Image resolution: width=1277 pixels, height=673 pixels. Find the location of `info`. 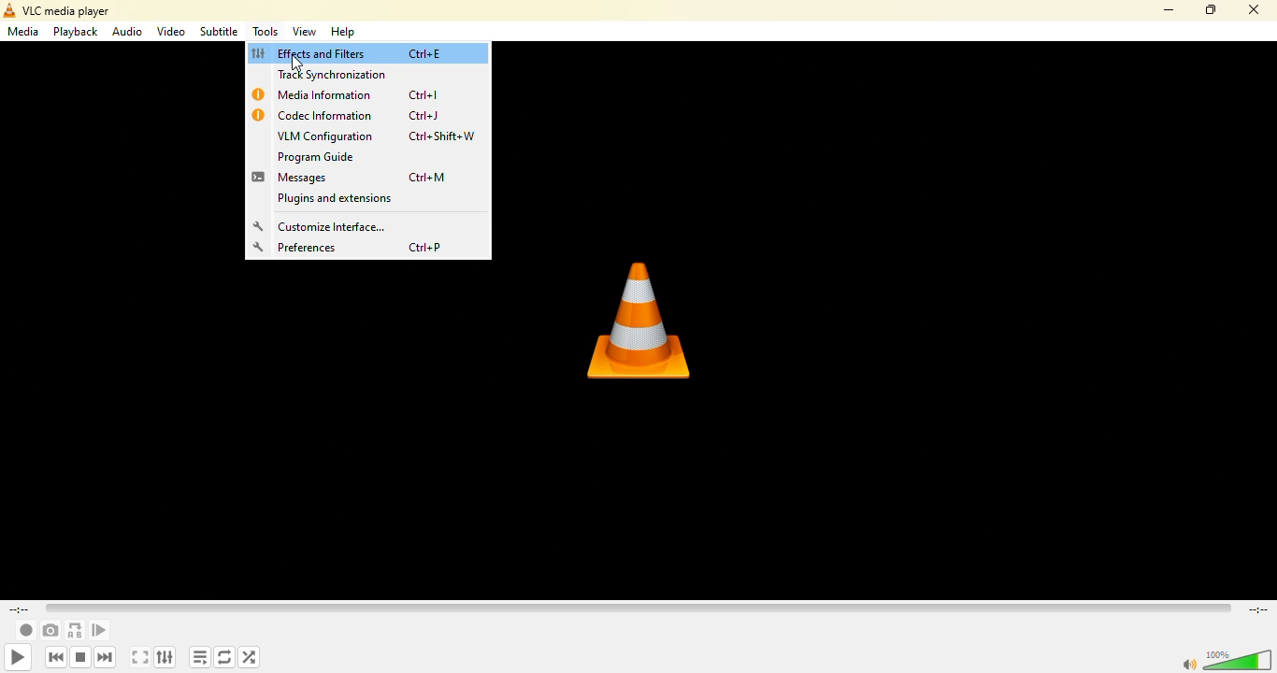

info is located at coordinates (257, 94).